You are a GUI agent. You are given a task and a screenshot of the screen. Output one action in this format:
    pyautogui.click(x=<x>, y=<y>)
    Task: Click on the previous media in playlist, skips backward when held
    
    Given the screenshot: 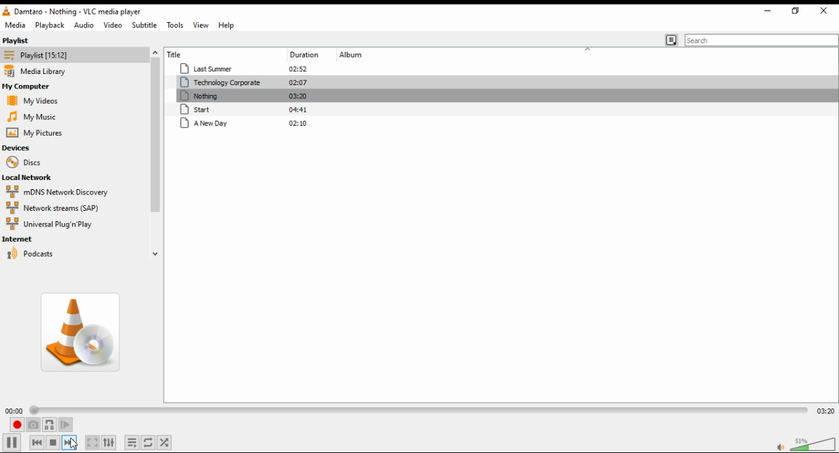 What is the action you would take?
    pyautogui.click(x=35, y=443)
    